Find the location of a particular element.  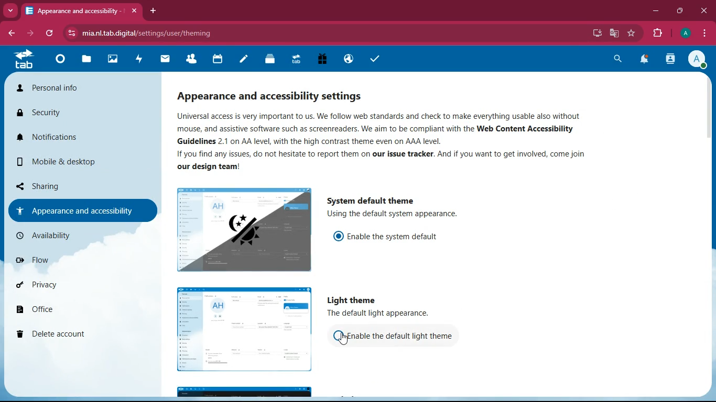

google translate is located at coordinates (613, 33).